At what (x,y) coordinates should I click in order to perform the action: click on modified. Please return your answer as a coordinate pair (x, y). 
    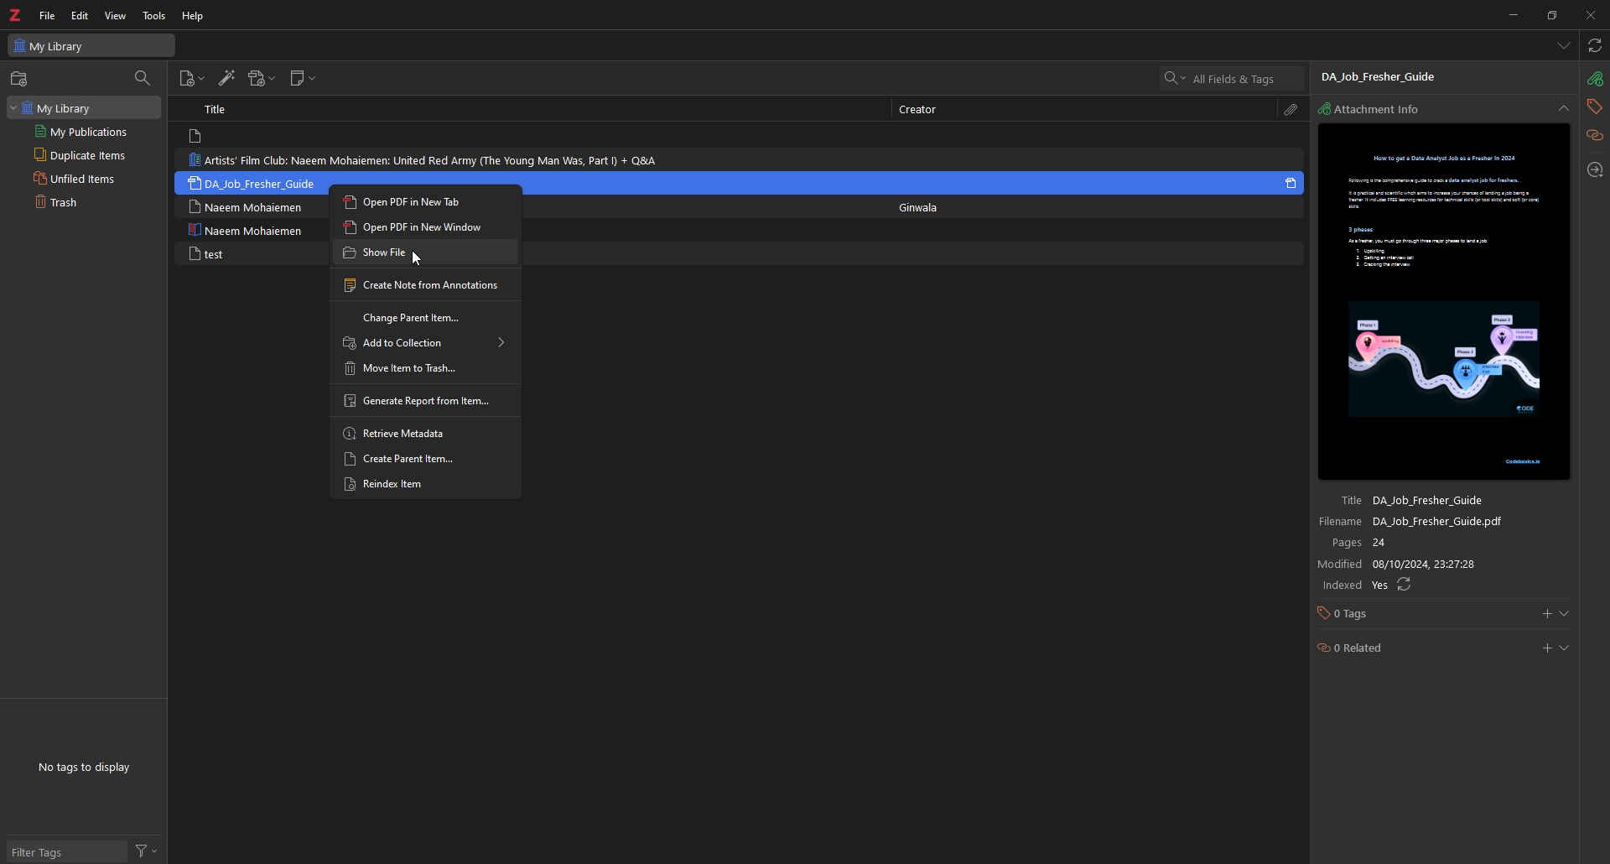
    Looking at the image, I should click on (1433, 565).